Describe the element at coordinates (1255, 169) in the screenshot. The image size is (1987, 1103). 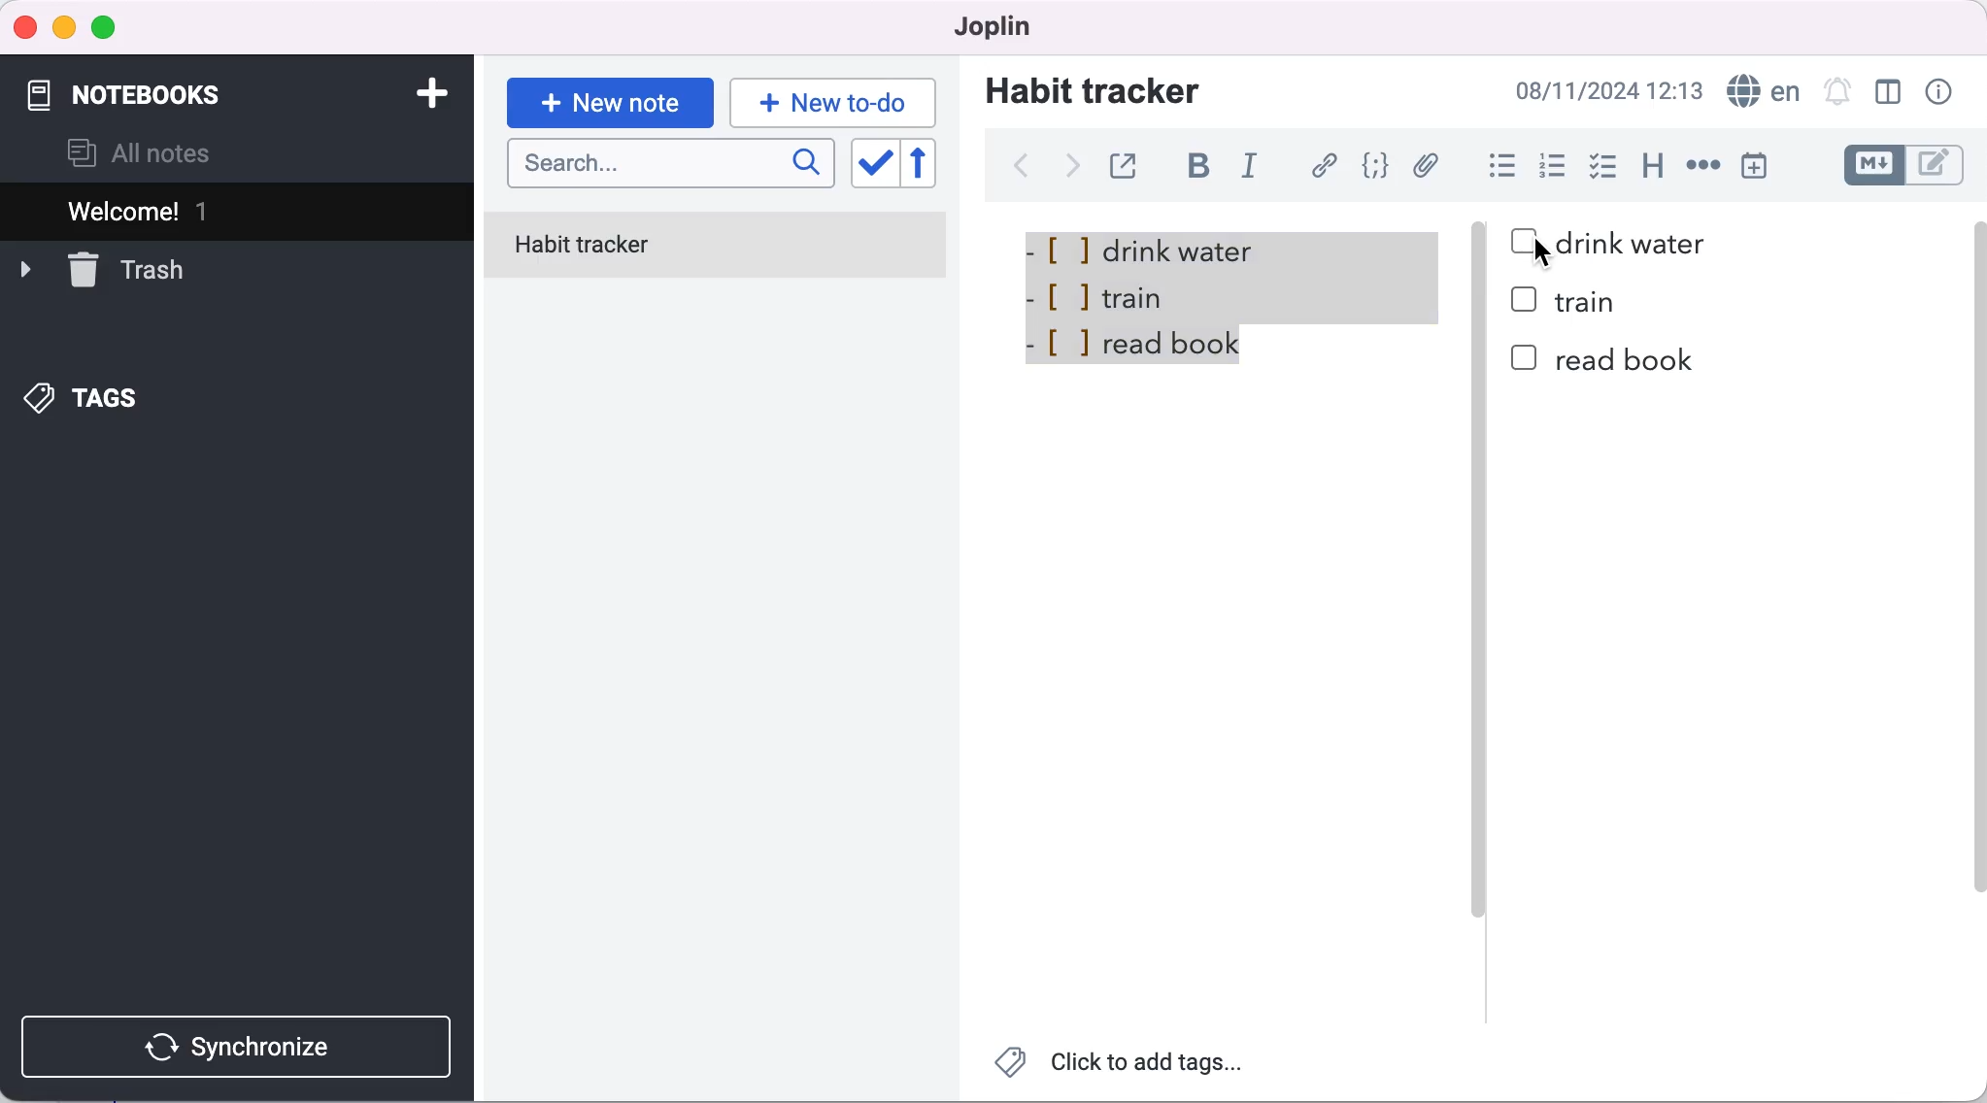
I see `italic` at that location.